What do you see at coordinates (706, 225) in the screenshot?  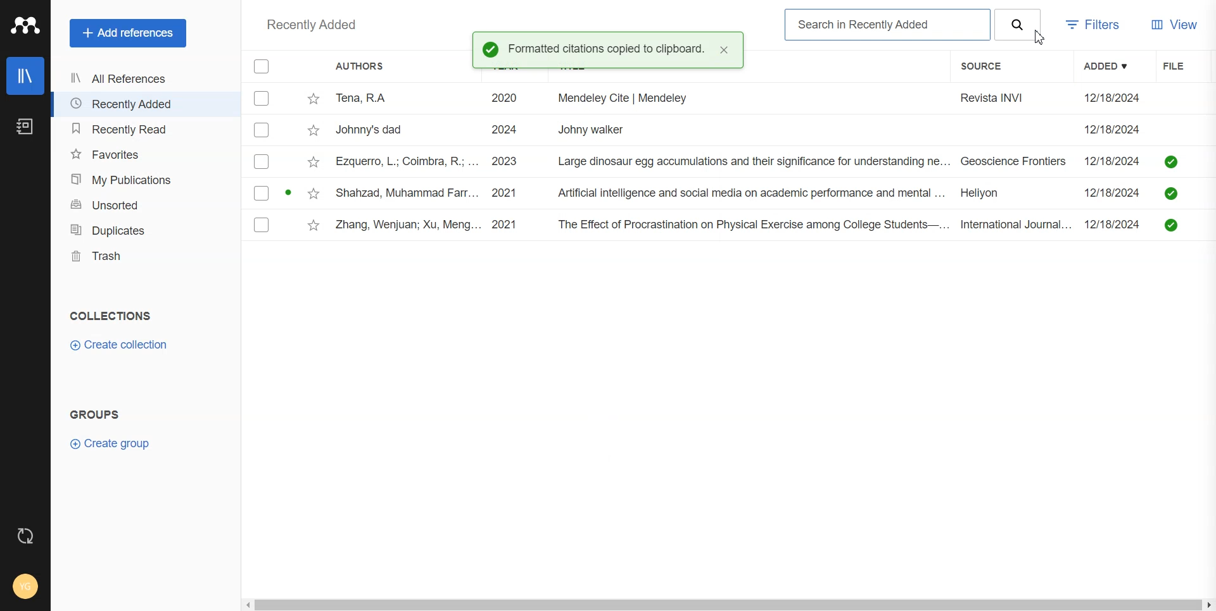 I see `Zhang, Wenjuan; Xu, Meng... 2021 The Effect of Procrastination on Physical Exercise among College Students—... International Journal...` at bounding box center [706, 225].